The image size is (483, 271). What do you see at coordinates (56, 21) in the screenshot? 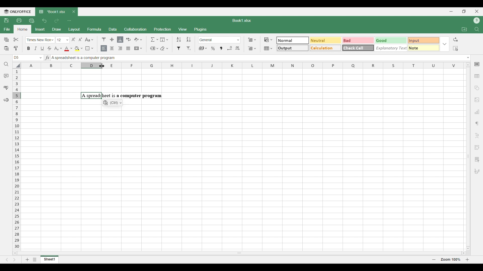
I see `Redo` at bounding box center [56, 21].